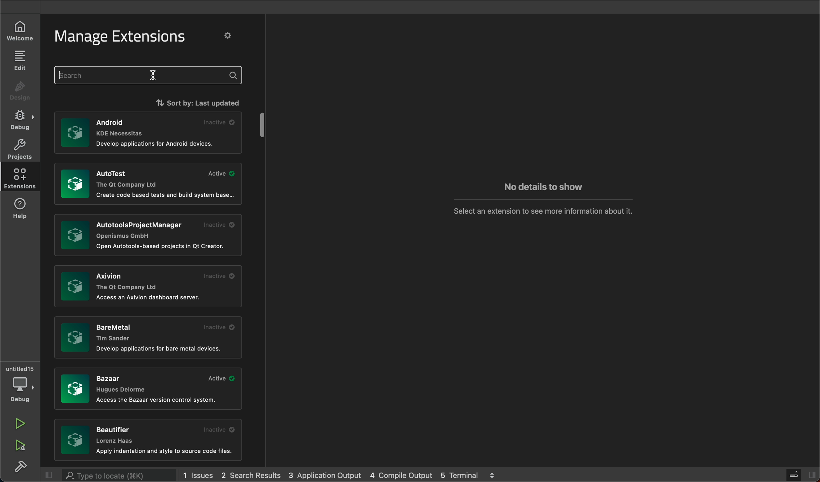 The image size is (820, 482). What do you see at coordinates (21, 383) in the screenshot?
I see `debuger` at bounding box center [21, 383].